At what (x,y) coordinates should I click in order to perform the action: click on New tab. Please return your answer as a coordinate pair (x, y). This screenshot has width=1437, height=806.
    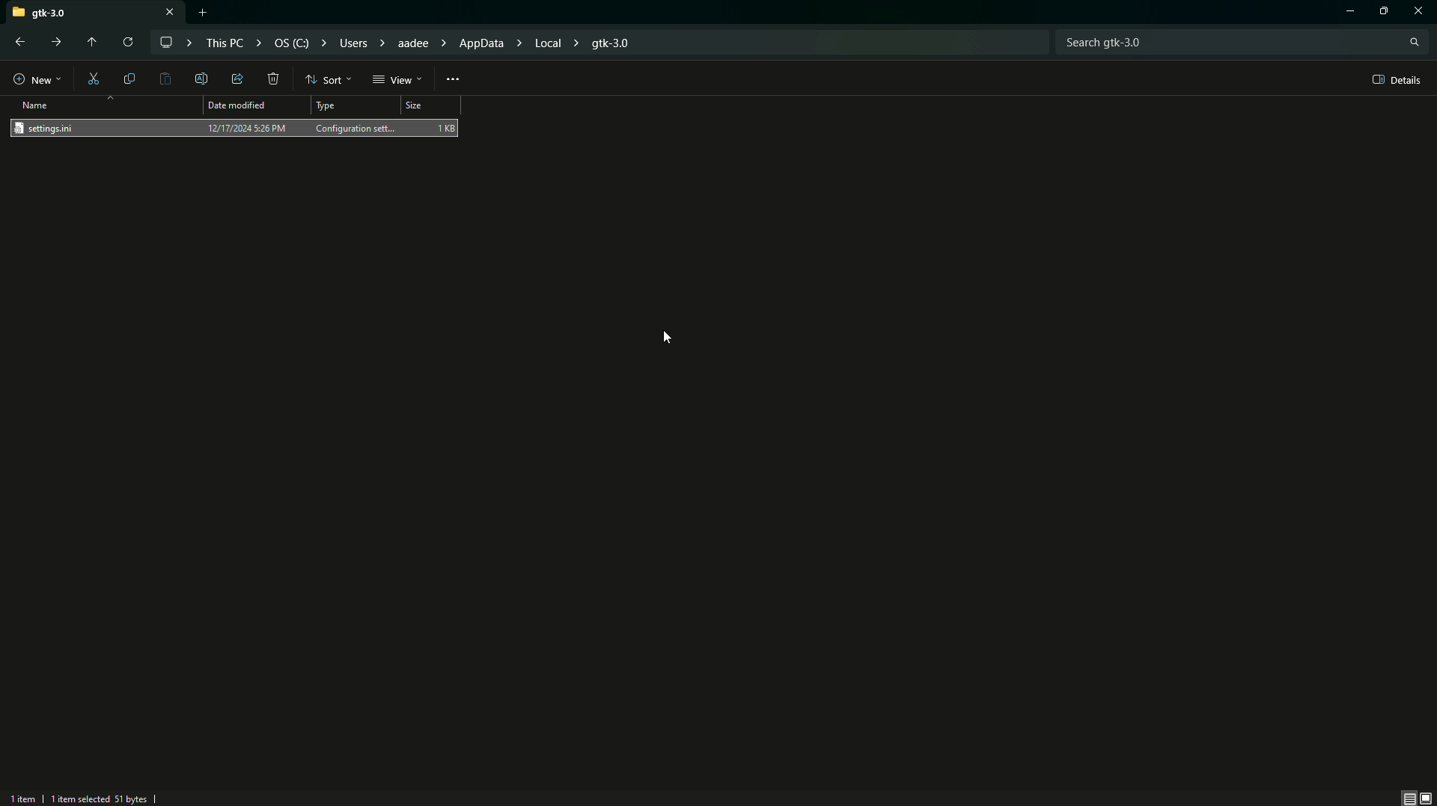
    Looking at the image, I should click on (202, 13).